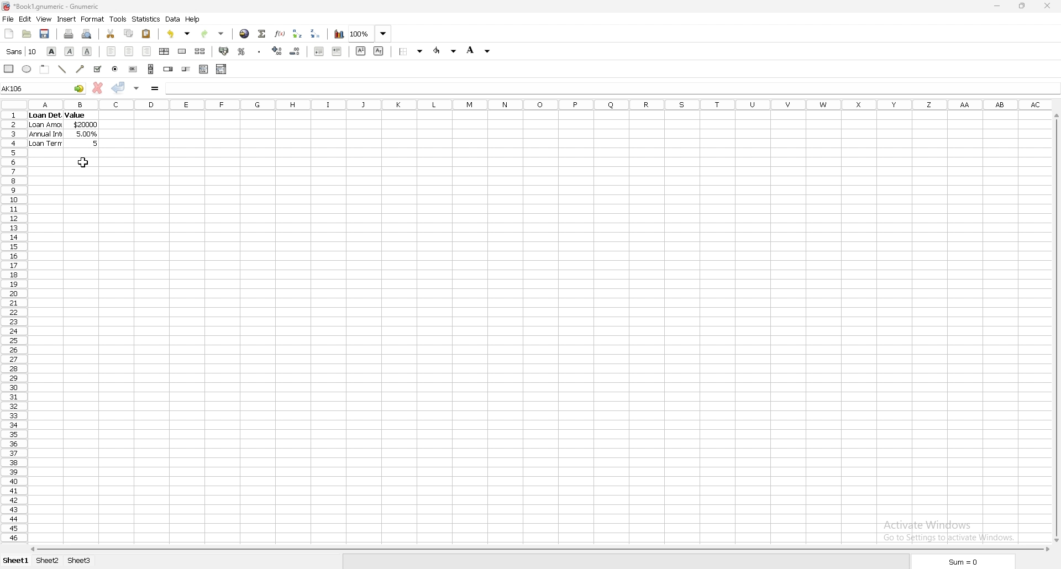 This screenshot has height=569, width=1061. Describe the element at coordinates (132, 69) in the screenshot. I see `button` at that location.